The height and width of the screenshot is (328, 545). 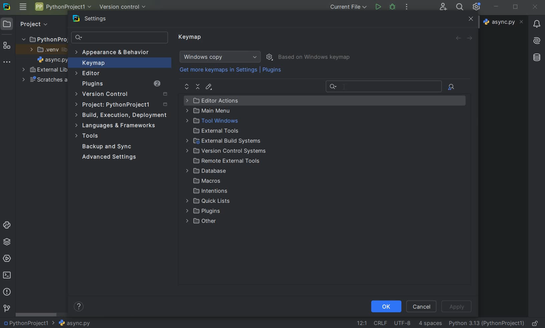 What do you see at coordinates (116, 126) in the screenshot?
I see `language & frameworks` at bounding box center [116, 126].